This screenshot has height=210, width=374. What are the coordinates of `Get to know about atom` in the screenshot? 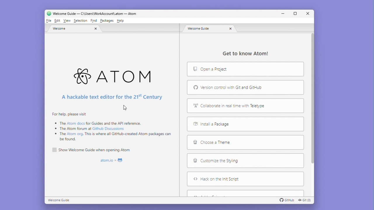 It's located at (250, 54).